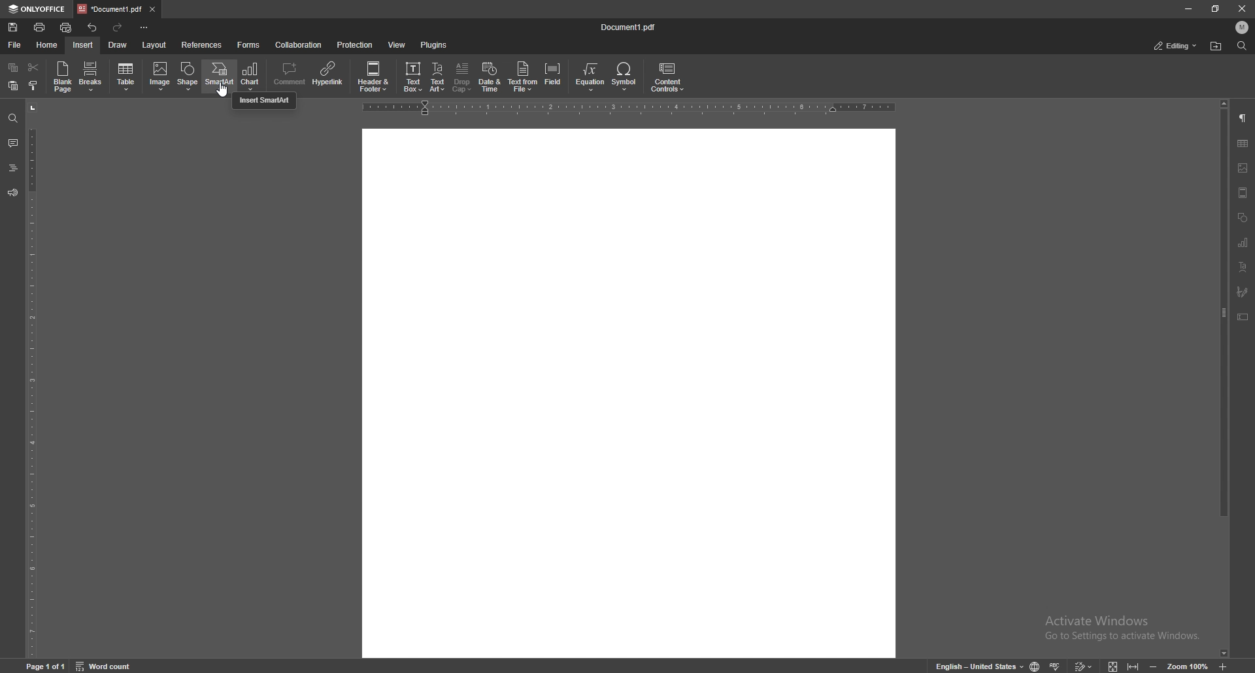 The height and width of the screenshot is (673, 1255). Describe the element at coordinates (1244, 142) in the screenshot. I see `table` at that location.